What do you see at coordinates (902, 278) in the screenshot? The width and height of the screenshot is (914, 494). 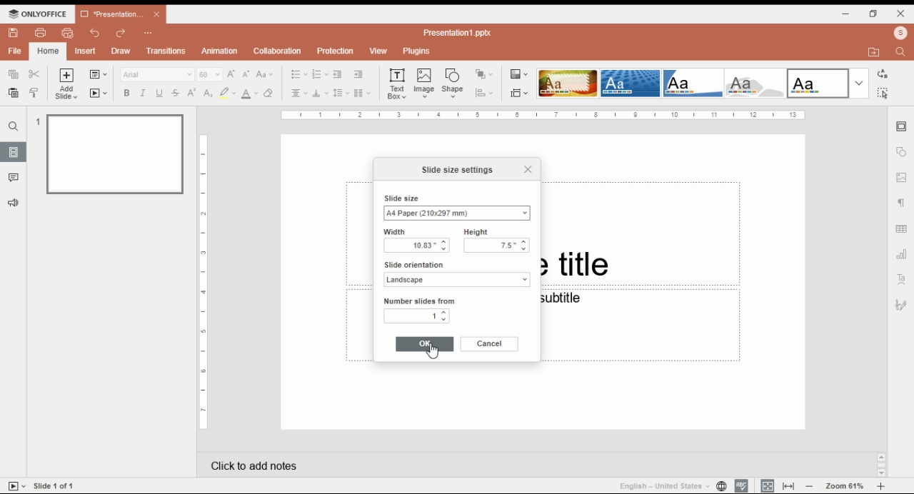 I see `text art settings` at bounding box center [902, 278].